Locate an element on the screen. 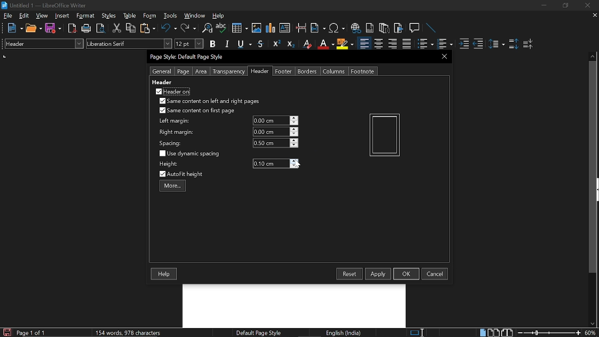 The height and width of the screenshot is (337, 599). more is located at coordinates (173, 185).